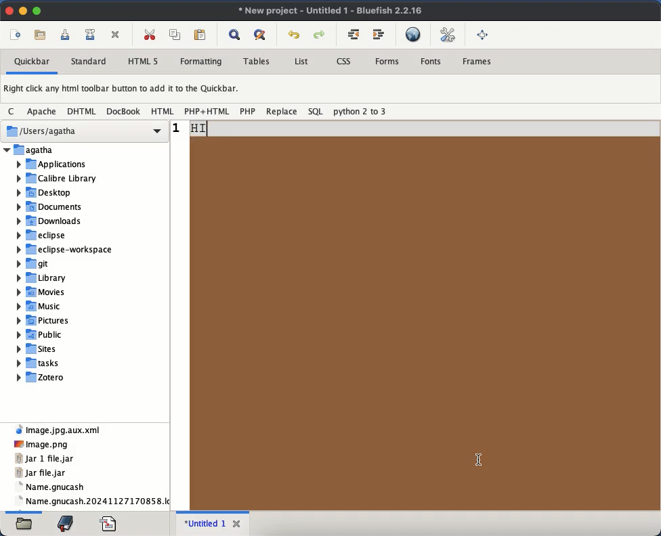 The image size is (661, 536). I want to click on users Agatha, so click(85, 131).